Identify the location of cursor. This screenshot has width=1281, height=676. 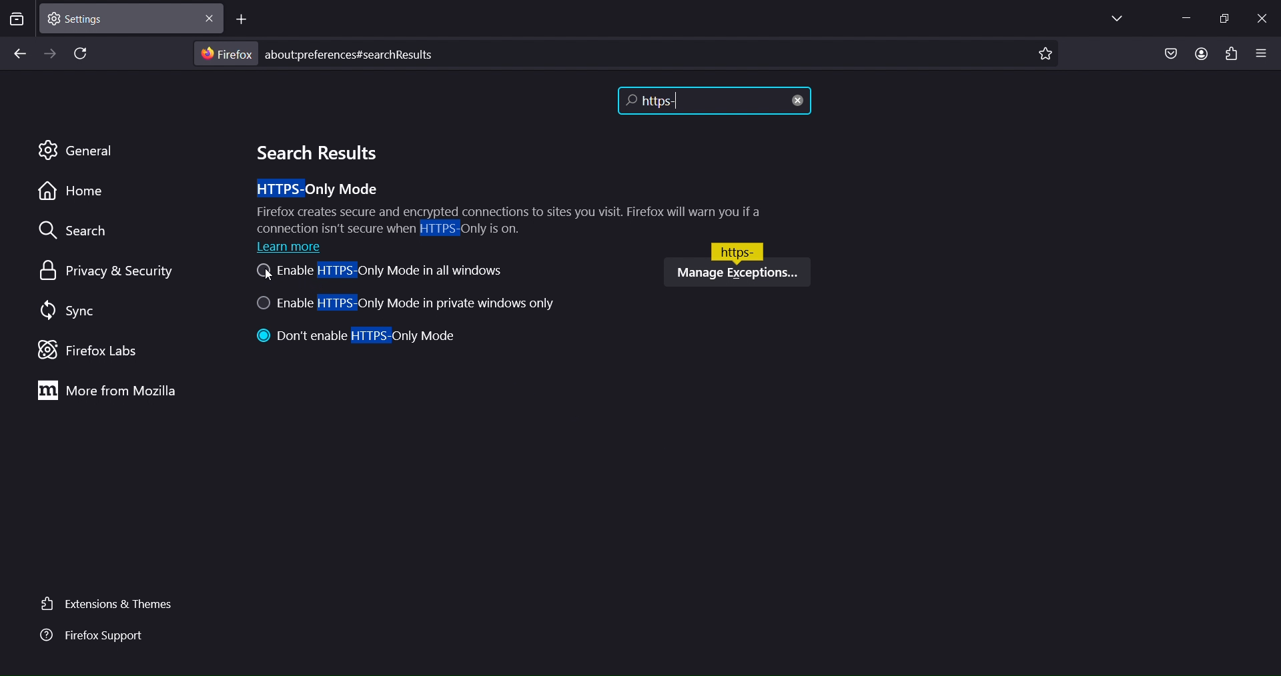
(269, 279).